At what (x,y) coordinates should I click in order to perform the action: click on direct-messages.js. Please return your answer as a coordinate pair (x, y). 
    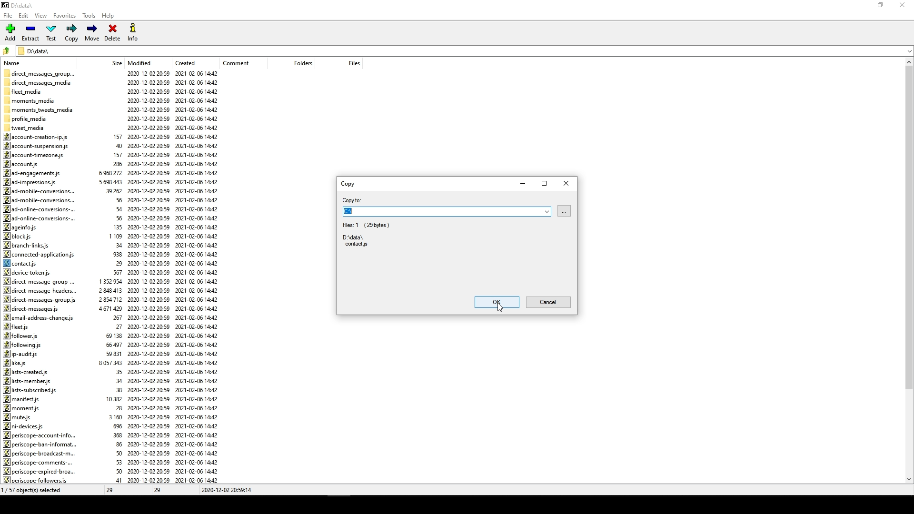
    Looking at the image, I should click on (33, 309).